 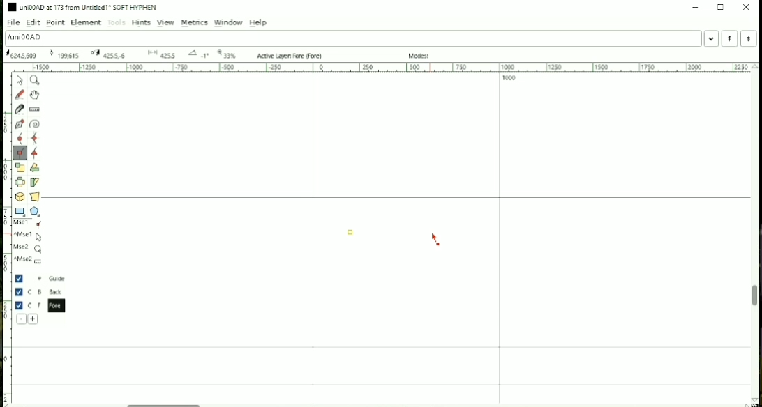 What do you see at coordinates (20, 197) in the screenshot?
I see `Rotate the selection in 3D and project back to plane` at bounding box center [20, 197].